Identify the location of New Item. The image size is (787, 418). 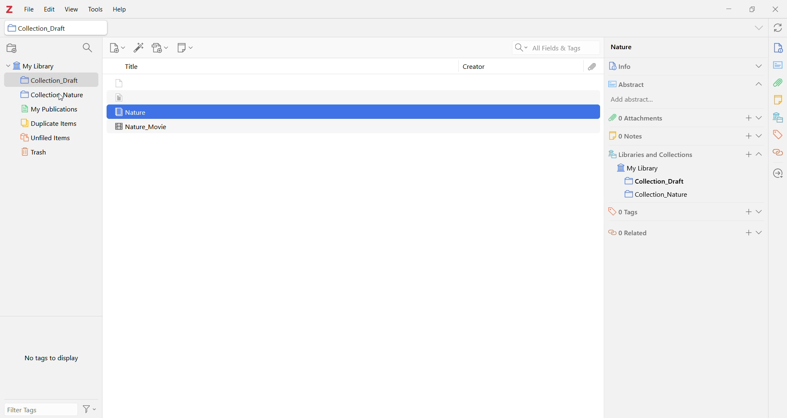
(116, 49).